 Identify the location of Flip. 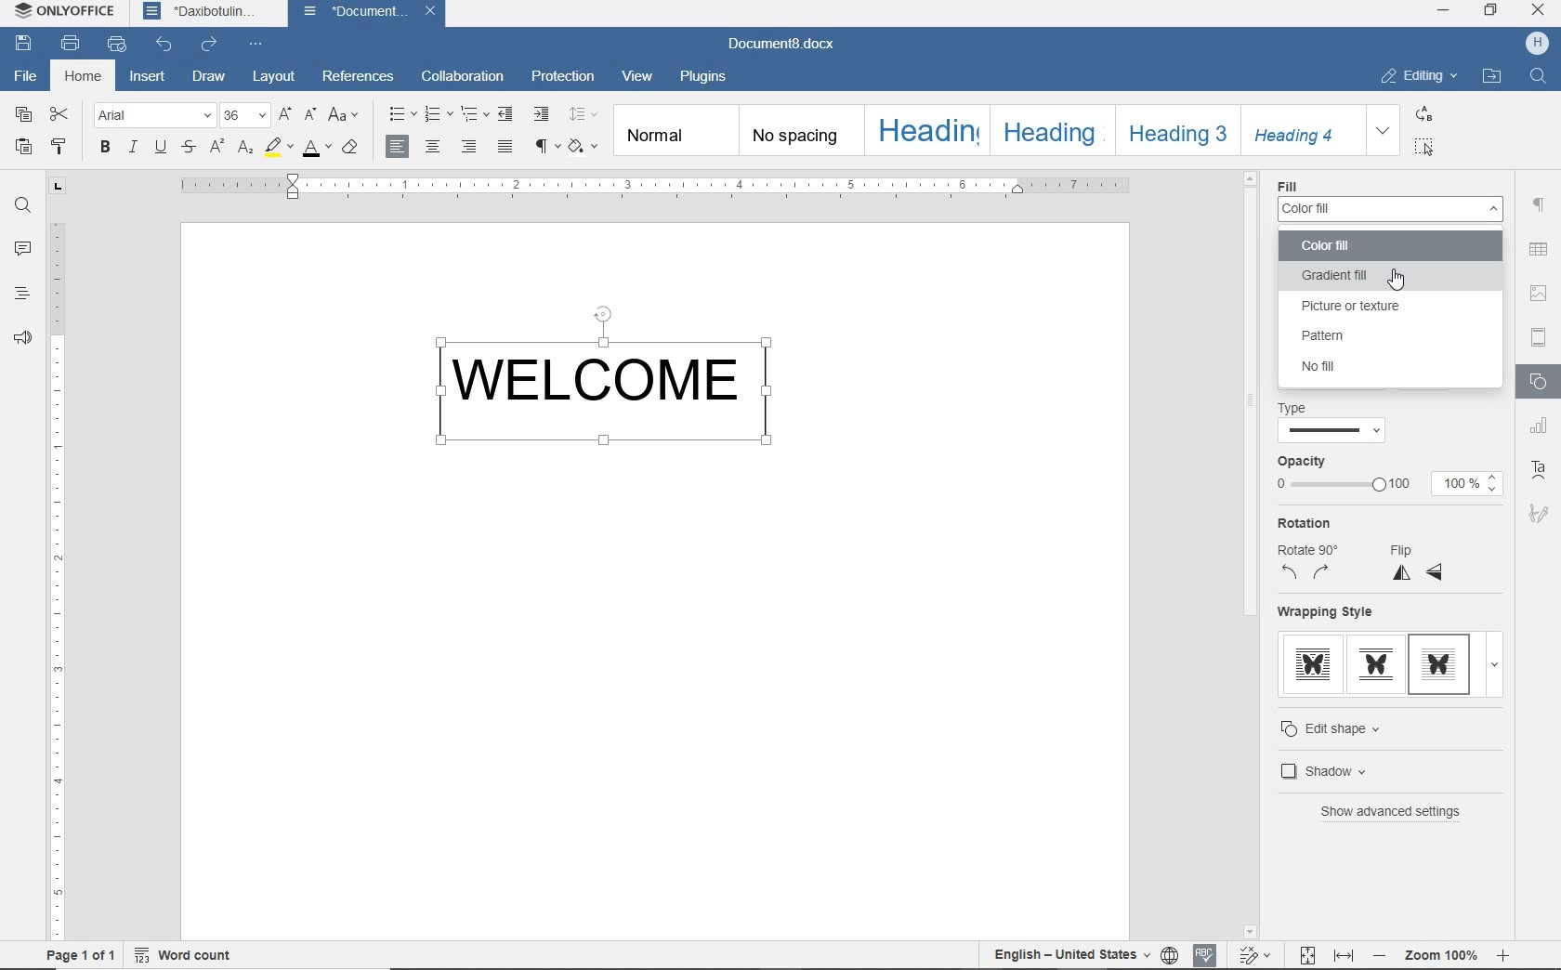
(1405, 549).